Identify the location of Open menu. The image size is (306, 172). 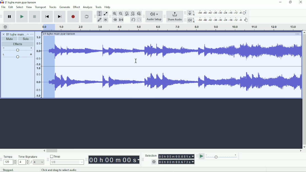
(32, 34).